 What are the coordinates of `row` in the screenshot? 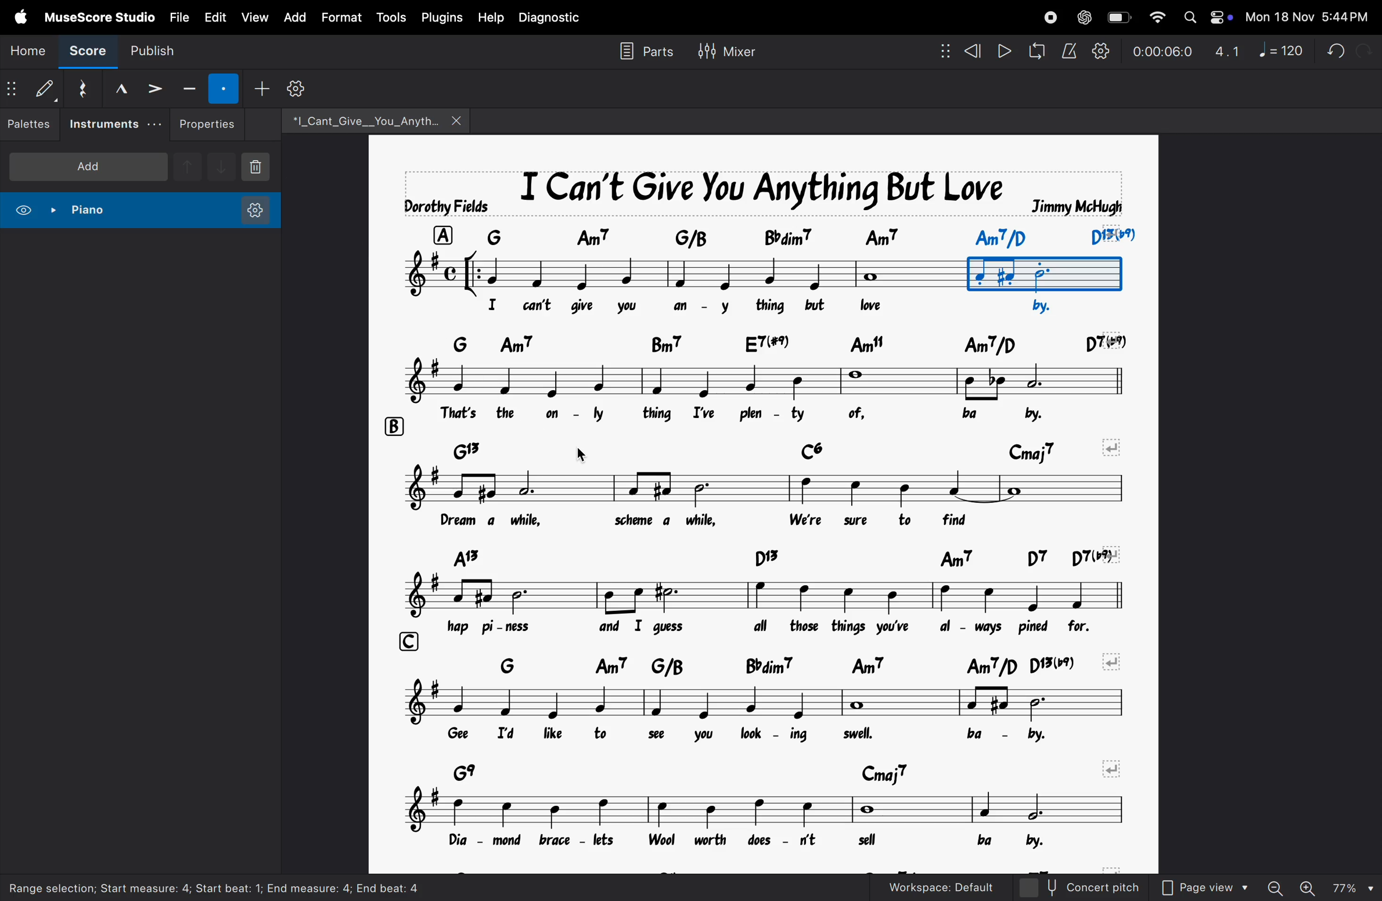 It's located at (458, 344).